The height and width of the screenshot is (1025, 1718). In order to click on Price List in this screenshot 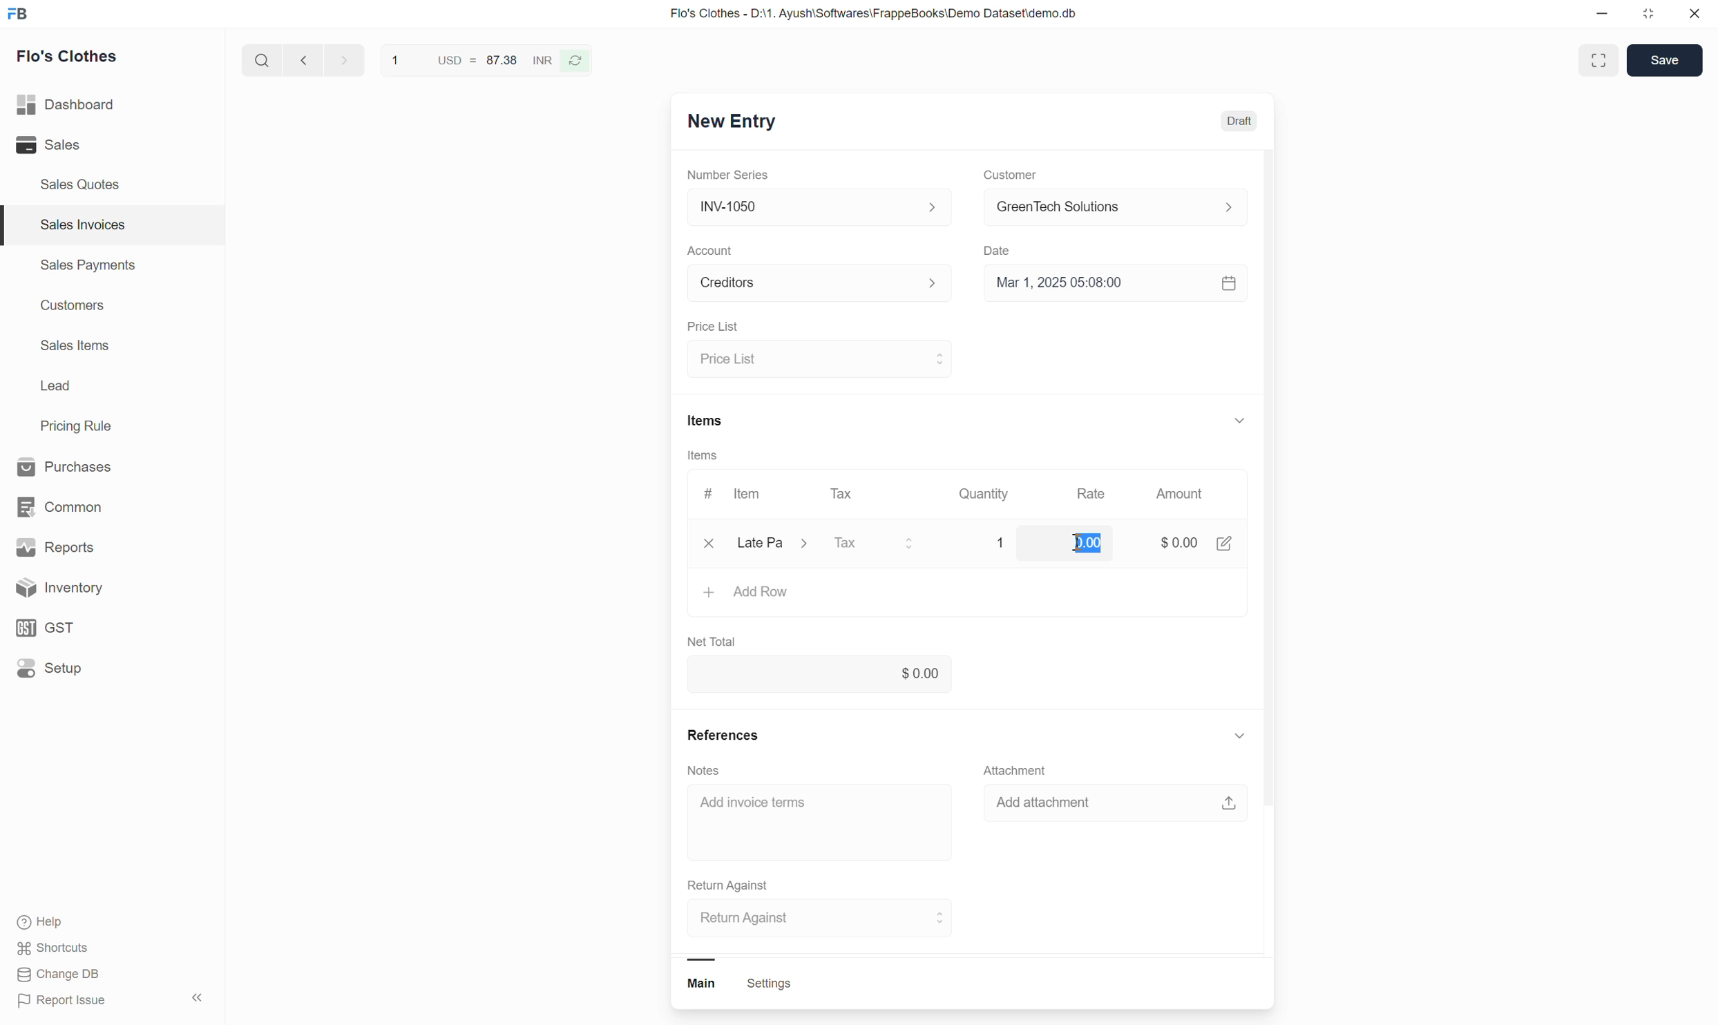, I will do `click(710, 327)`.